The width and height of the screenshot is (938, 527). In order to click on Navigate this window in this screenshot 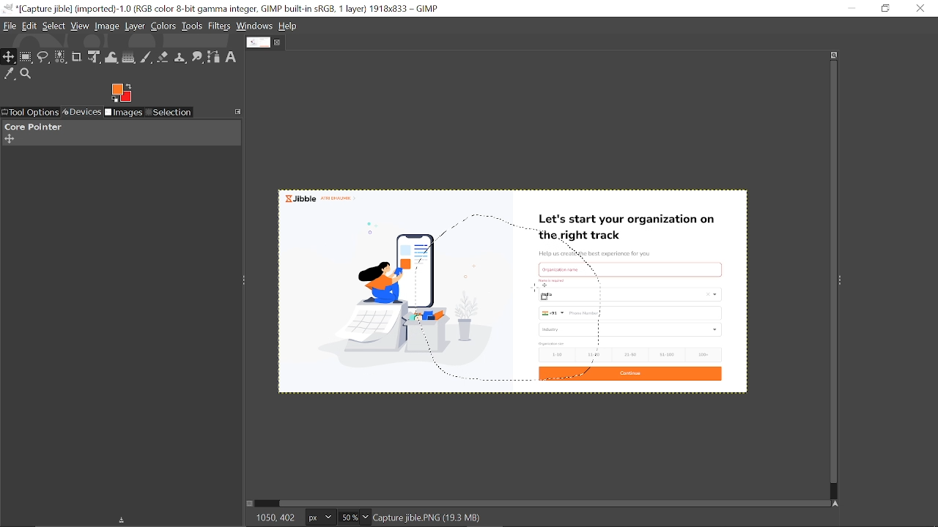, I will do `click(838, 504)`.